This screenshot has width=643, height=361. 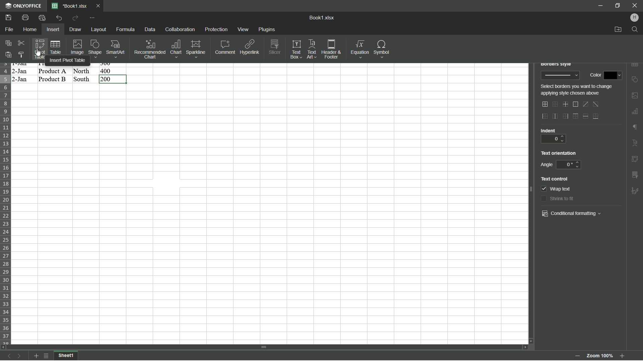 What do you see at coordinates (530, 190) in the screenshot?
I see `scroll bar` at bounding box center [530, 190].